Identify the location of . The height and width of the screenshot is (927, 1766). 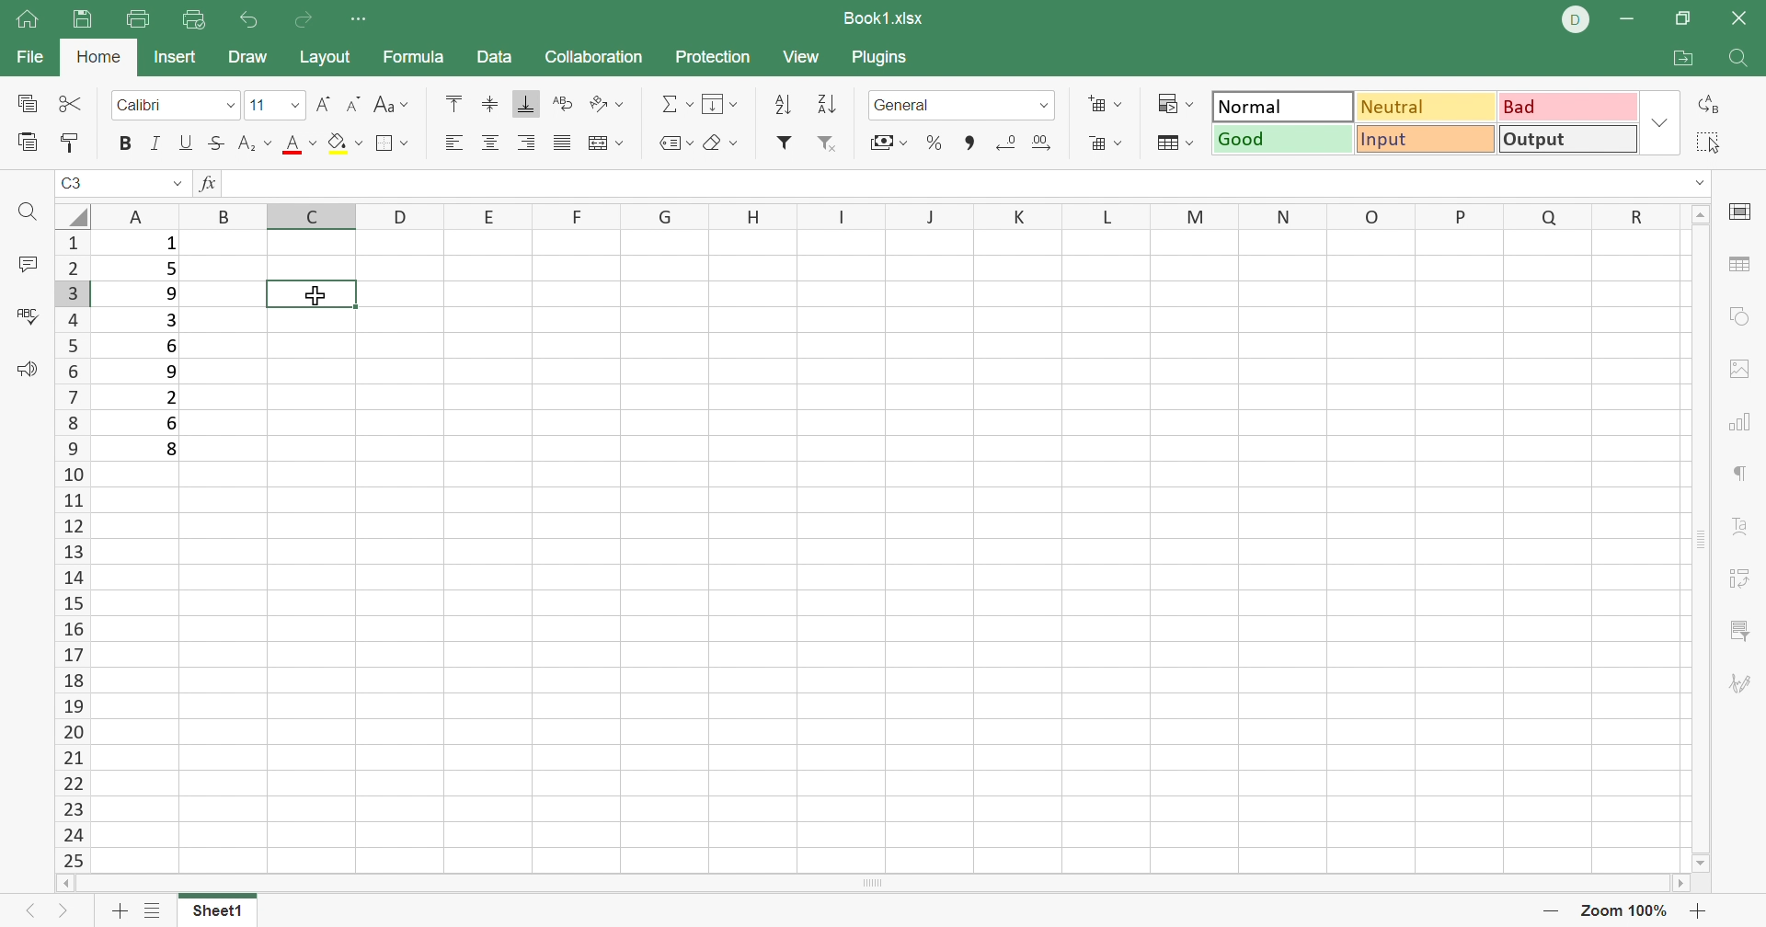
(171, 270).